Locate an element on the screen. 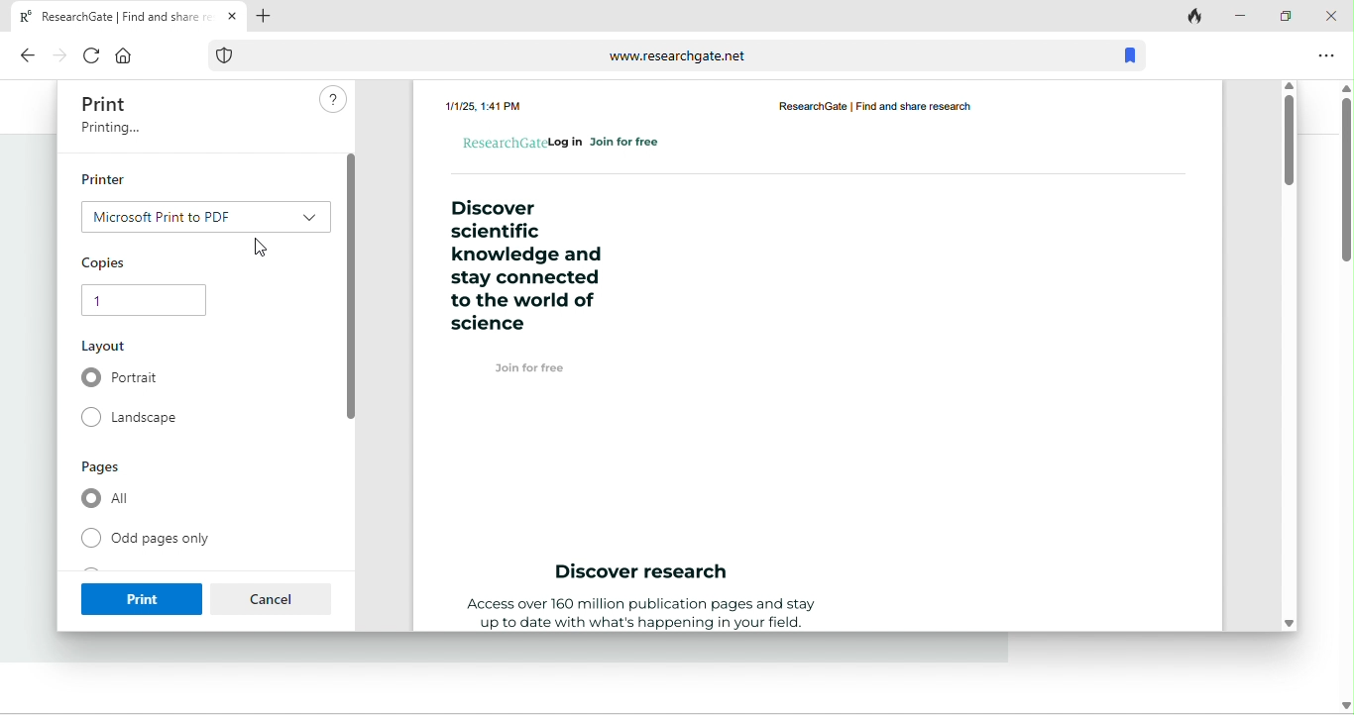  vertical scroll bar is located at coordinates (1344, 171).